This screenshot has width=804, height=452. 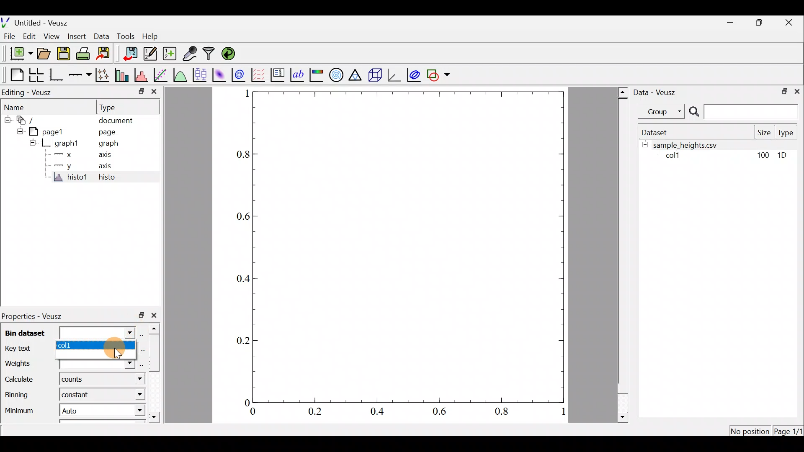 What do you see at coordinates (764, 156) in the screenshot?
I see `100` at bounding box center [764, 156].